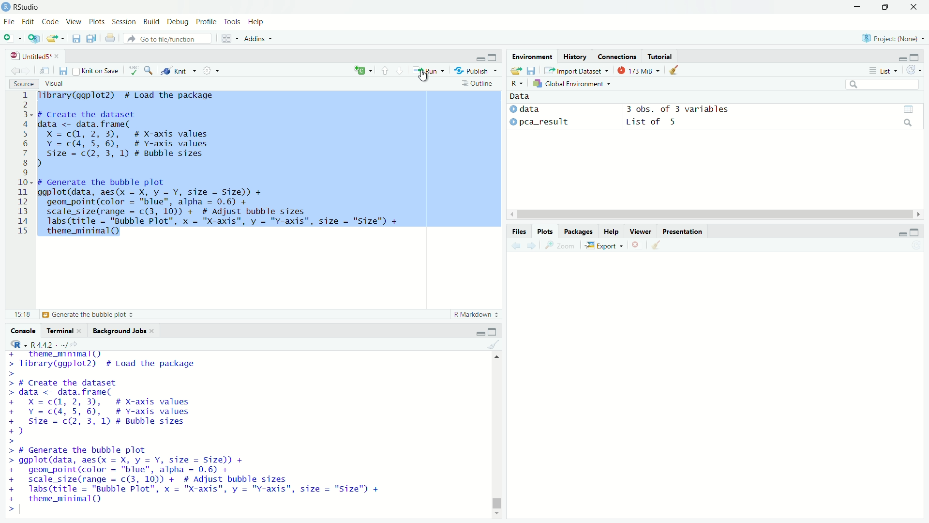 The image size is (929, 523). Describe the element at coordinates (916, 56) in the screenshot. I see `maximize` at that location.